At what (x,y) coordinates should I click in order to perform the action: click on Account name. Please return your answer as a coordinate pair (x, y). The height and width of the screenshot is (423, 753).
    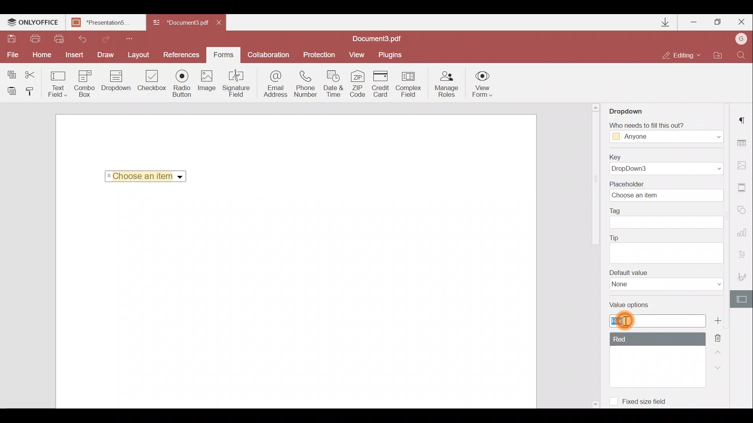
    Looking at the image, I should click on (741, 38).